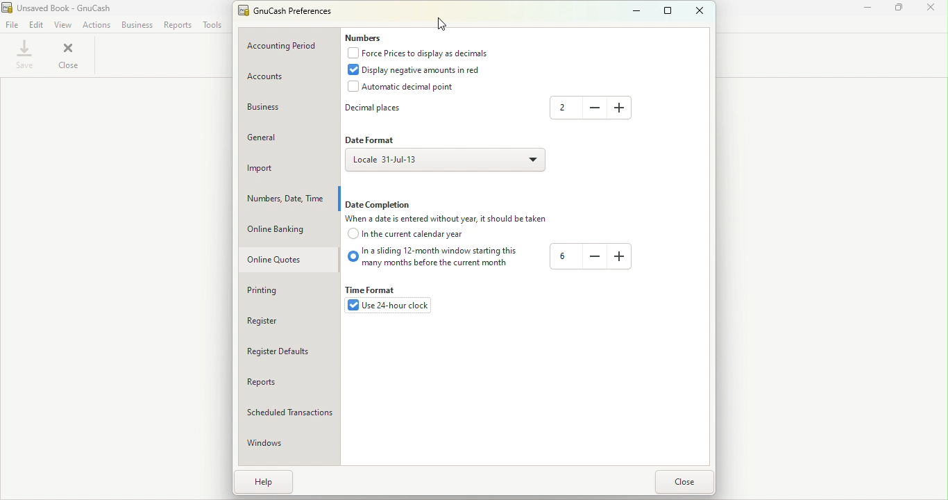 This screenshot has height=500, width=948. I want to click on Date completion, so click(378, 204).